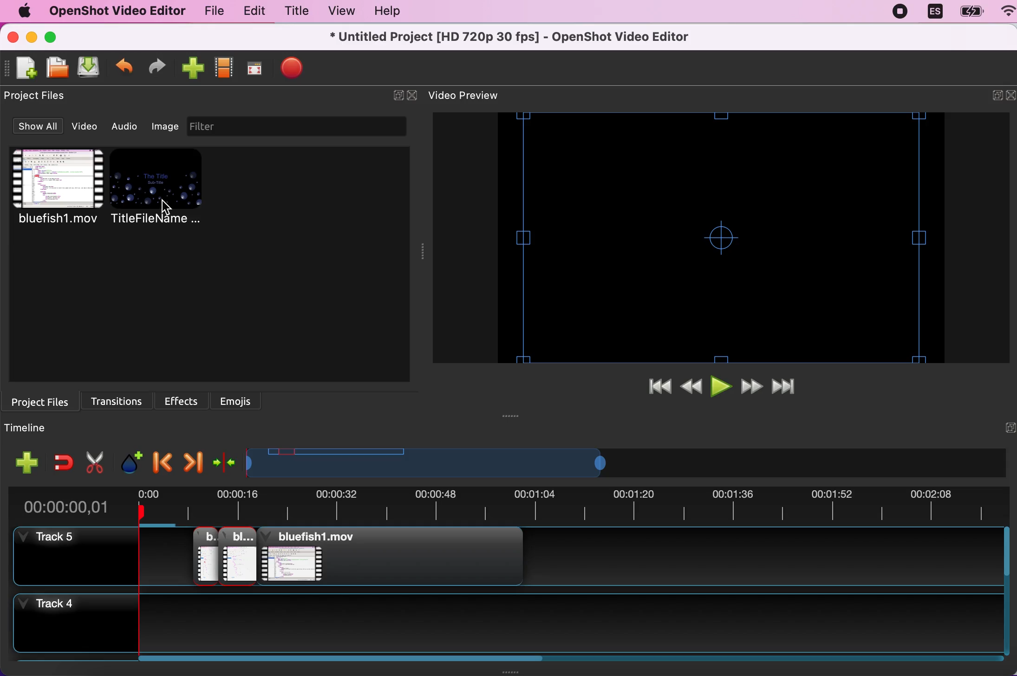  I want to click on close, so click(1010, 96).